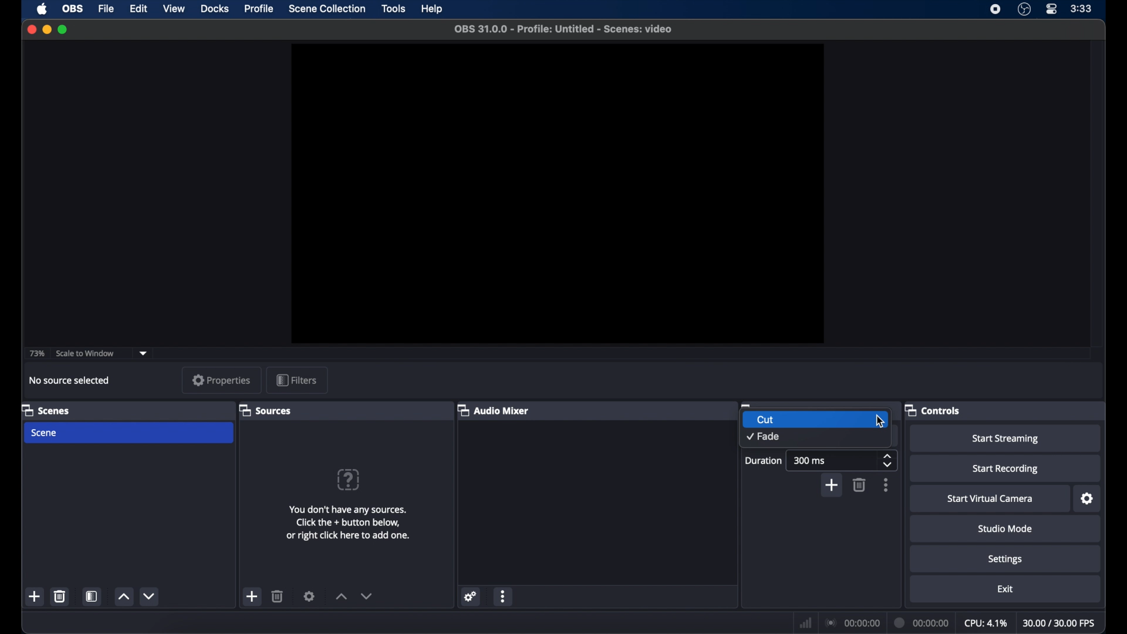  Describe the element at coordinates (43, 9) in the screenshot. I see `apple icon` at that location.